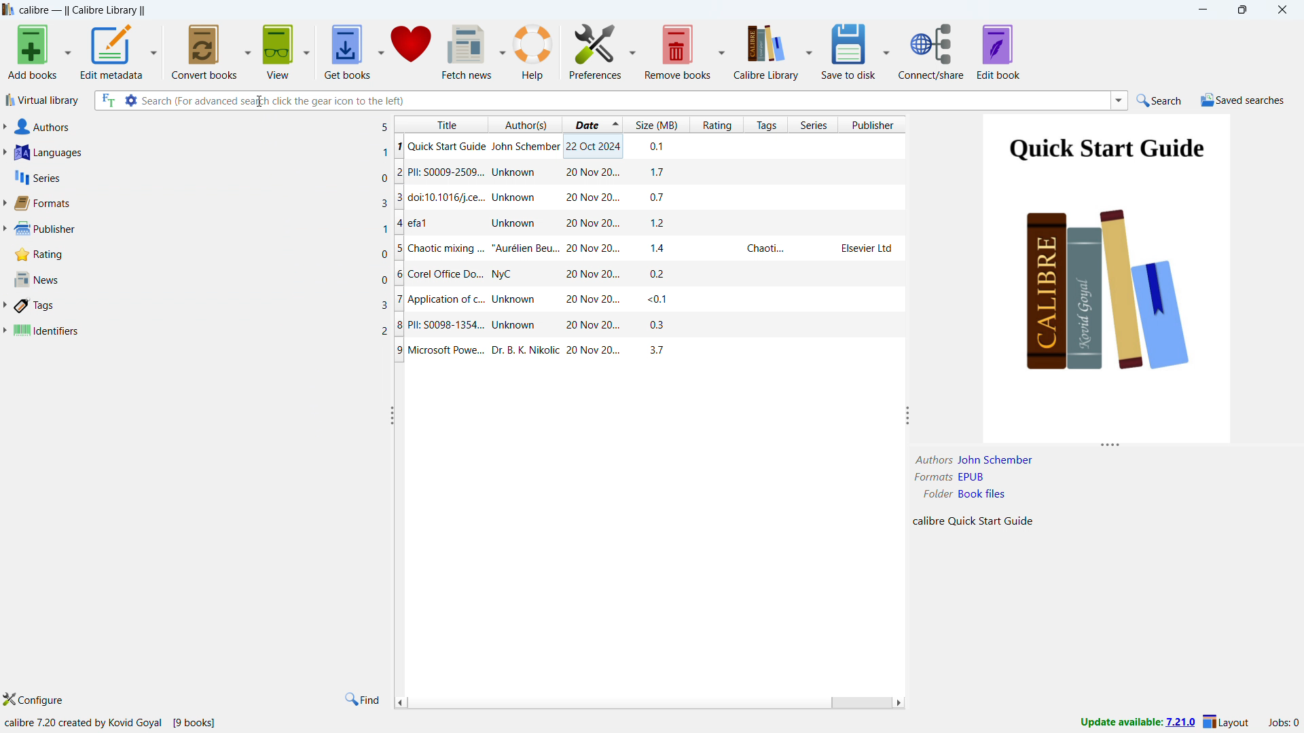  What do you see at coordinates (202, 153) in the screenshot?
I see `languages` at bounding box center [202, 153].